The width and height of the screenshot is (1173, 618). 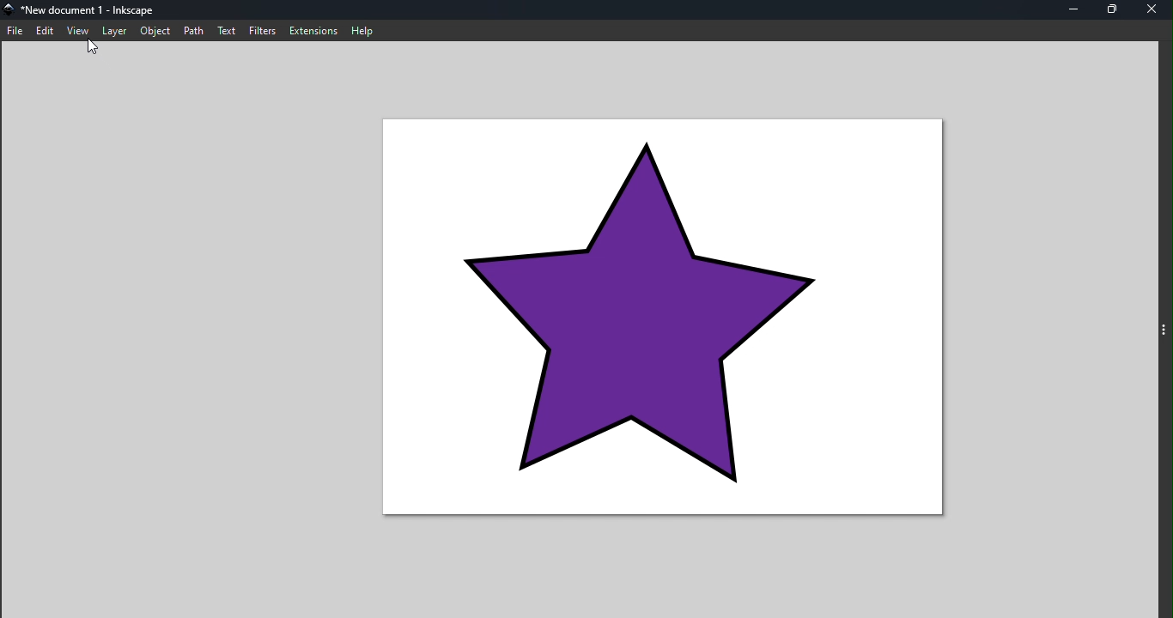 I want to click on Help, so click(x=362, y=30).